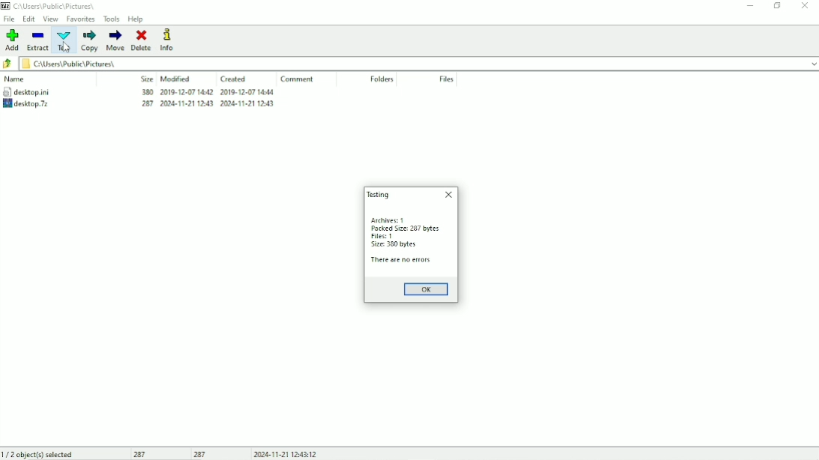  I want to click on 1, so click(394, 237).